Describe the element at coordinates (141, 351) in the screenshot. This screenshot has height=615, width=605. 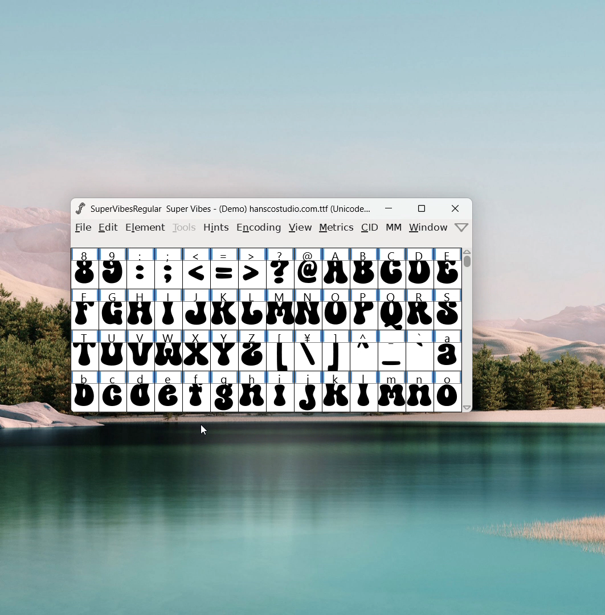
I see `V` at that location.